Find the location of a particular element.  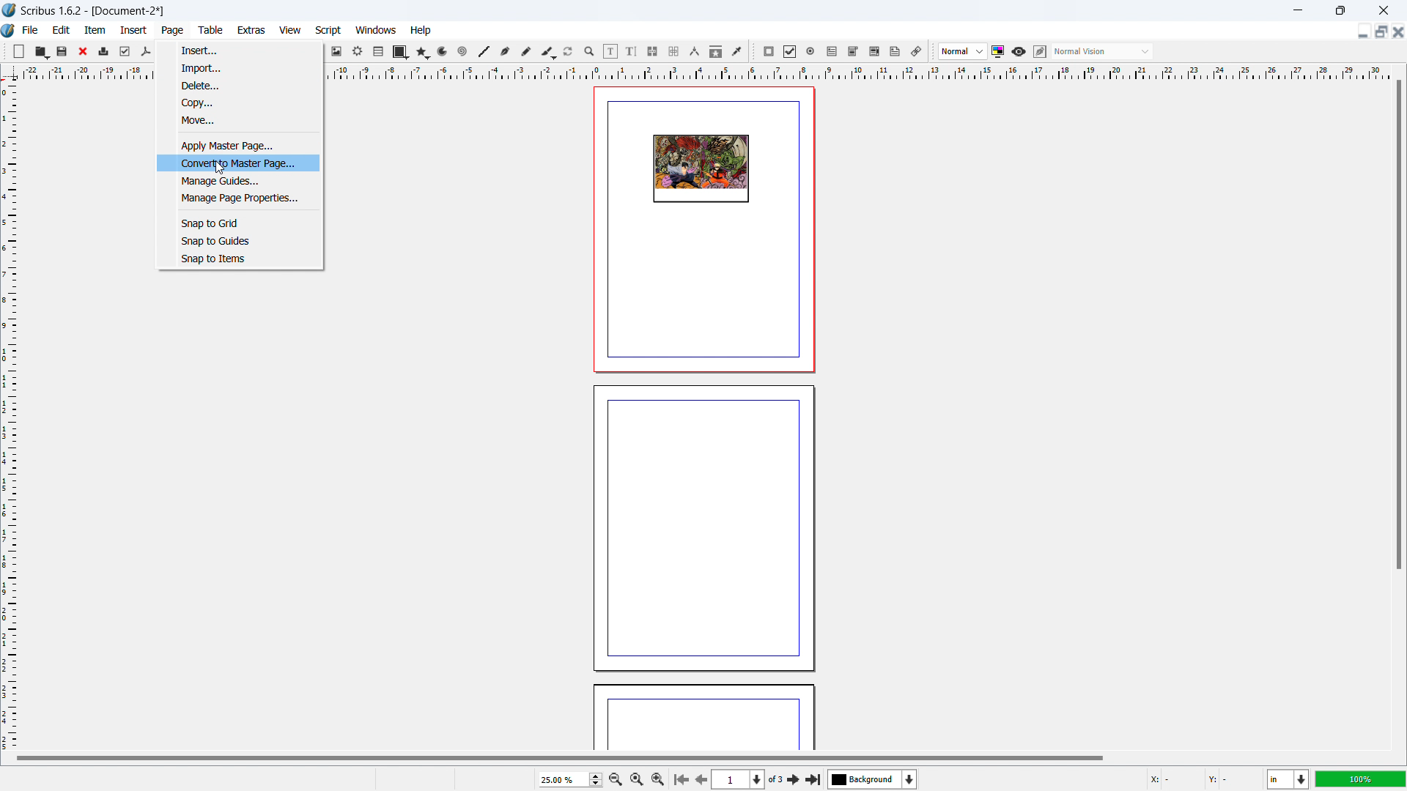

eye dropper is located at coordinates (738, 51).